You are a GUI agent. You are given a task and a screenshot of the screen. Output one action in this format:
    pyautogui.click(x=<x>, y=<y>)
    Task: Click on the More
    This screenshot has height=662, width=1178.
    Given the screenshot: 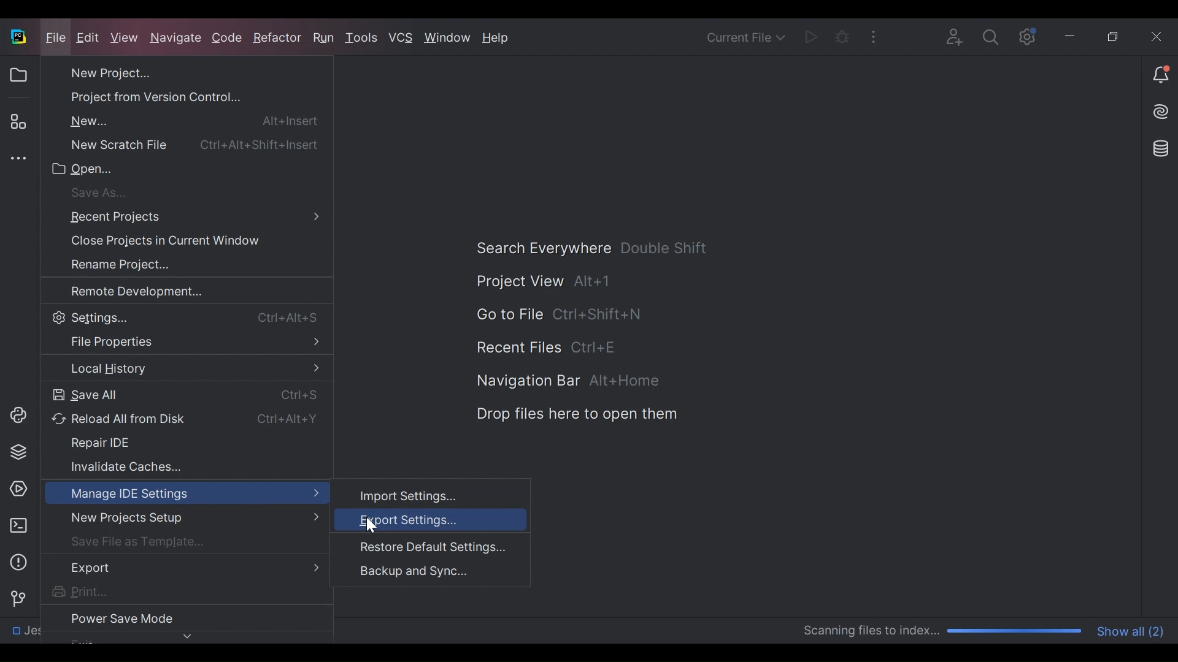 What is the action you would take?
    pyautogui.click(x=872, y=35)
    